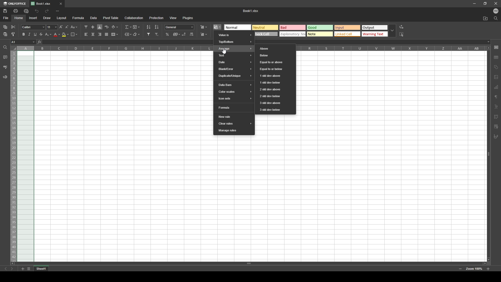 This screenshot has height=282, width=501. Describe the element at coordinates (275, 69) in the screenshot. I see `equal to or below` at that location.